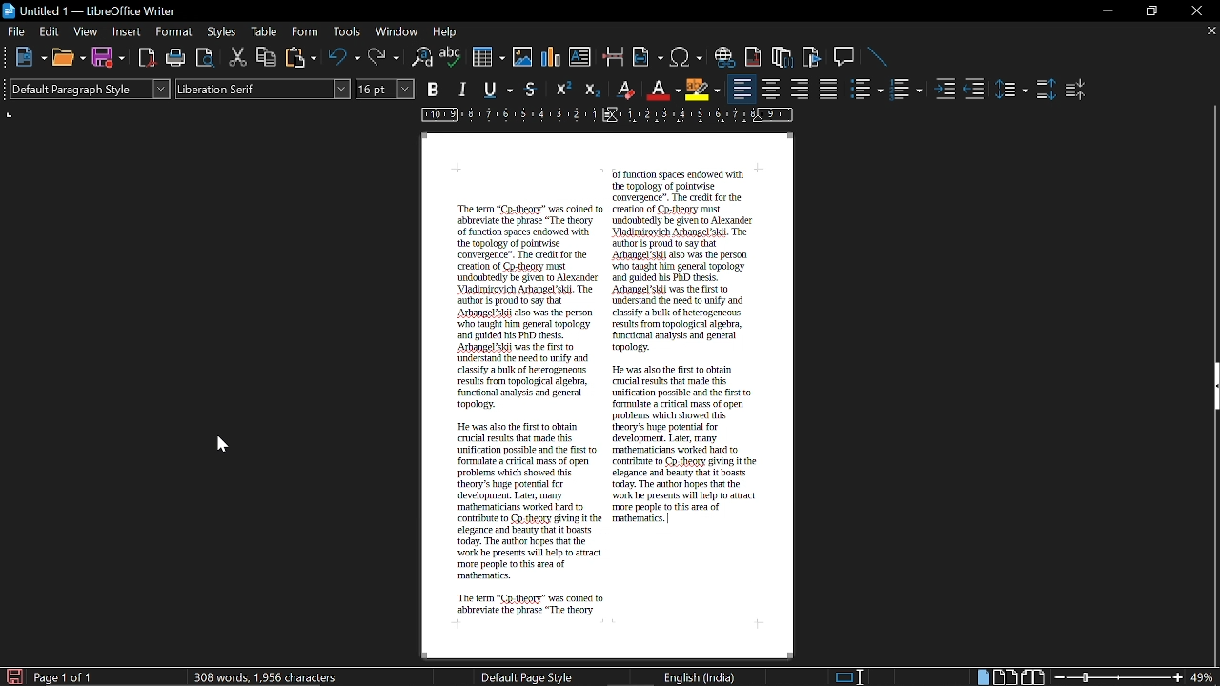  What do you see at coordinates (906, 89) in the screenshot?
I see `Toggle ordered list` at bounding box center [906, 89].